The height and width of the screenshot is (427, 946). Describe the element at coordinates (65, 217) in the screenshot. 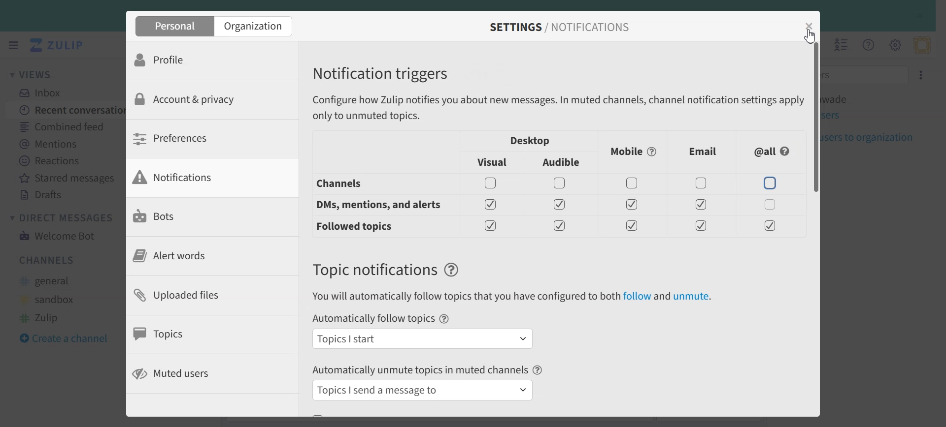

I see `Direct Messages` at that location.